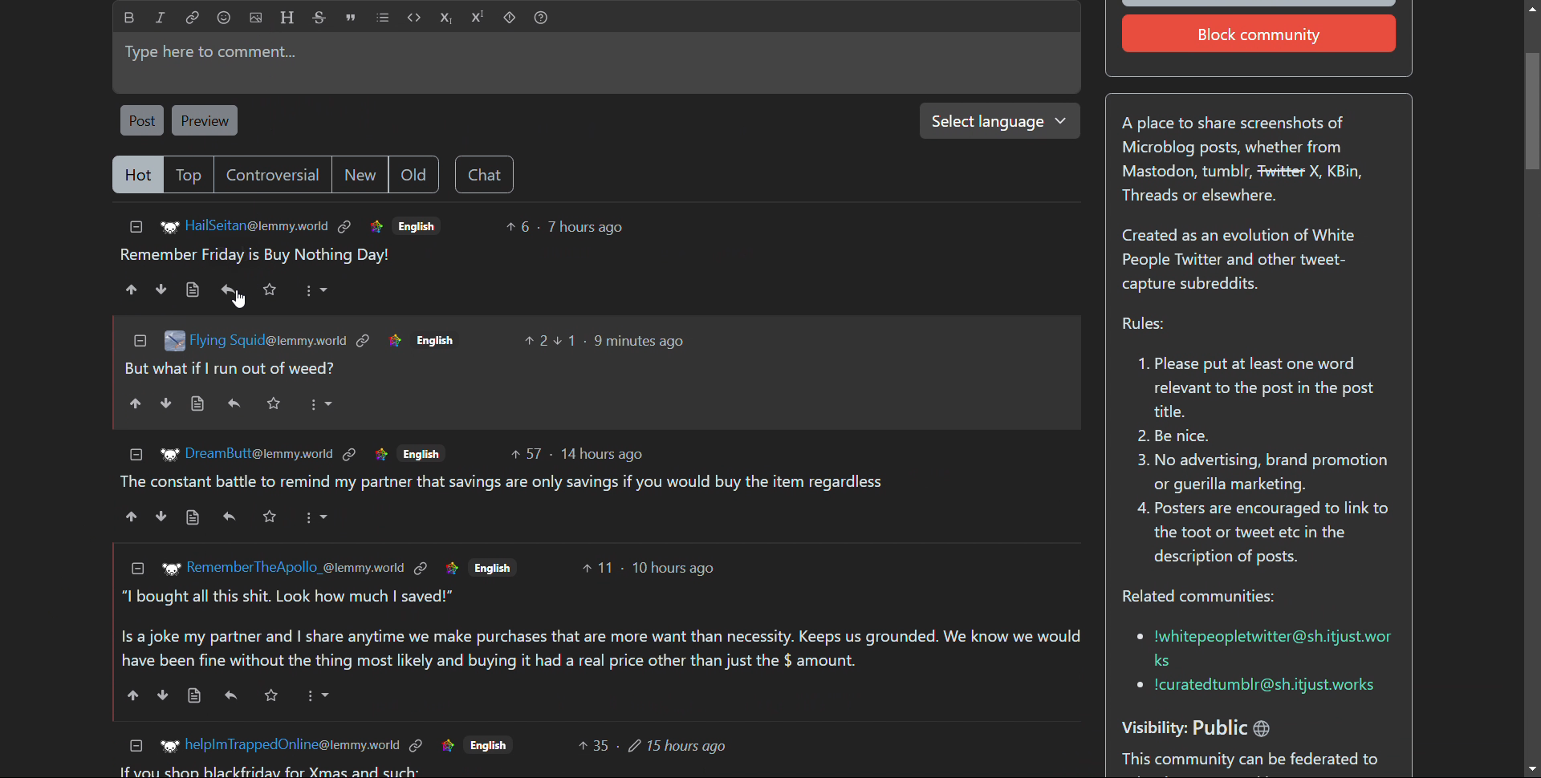 Image resolution: width=1541 pixels, height=778 pixels. What do you see at coordinates (317, 513) in the screenshot?
I see `More` at bounding box center [317, 513].